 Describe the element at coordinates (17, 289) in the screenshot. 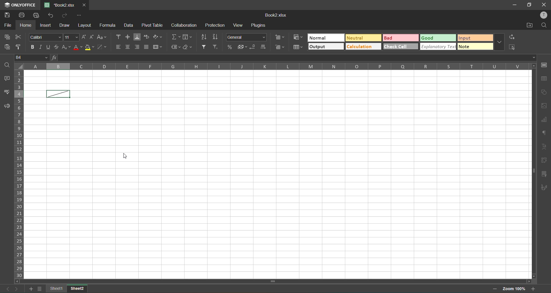

I see `next` at that location.